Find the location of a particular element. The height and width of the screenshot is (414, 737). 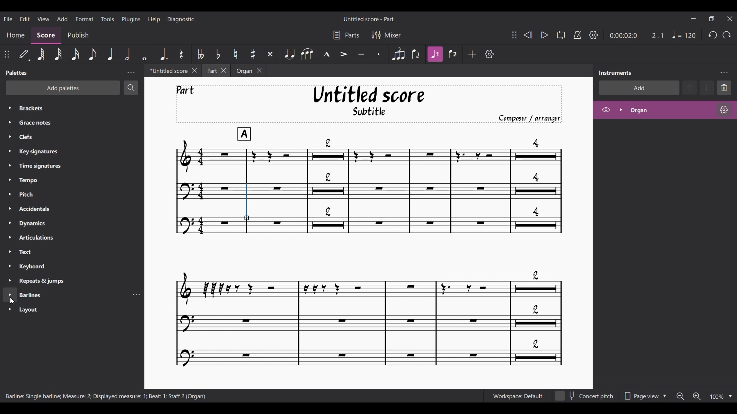

Mixer settings is located at coordinates (386, 35).